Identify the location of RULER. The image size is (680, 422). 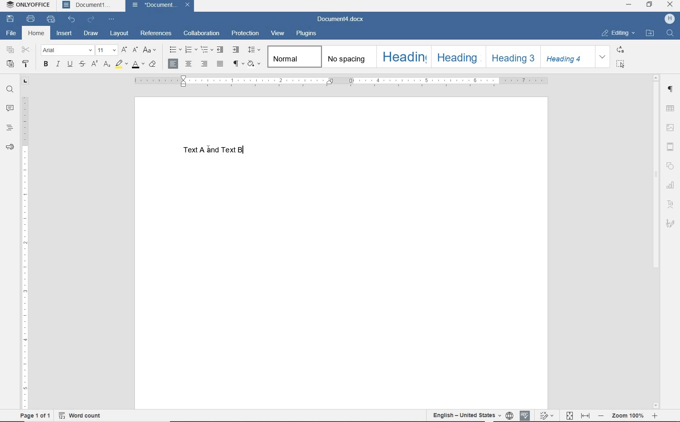
(340, 80).